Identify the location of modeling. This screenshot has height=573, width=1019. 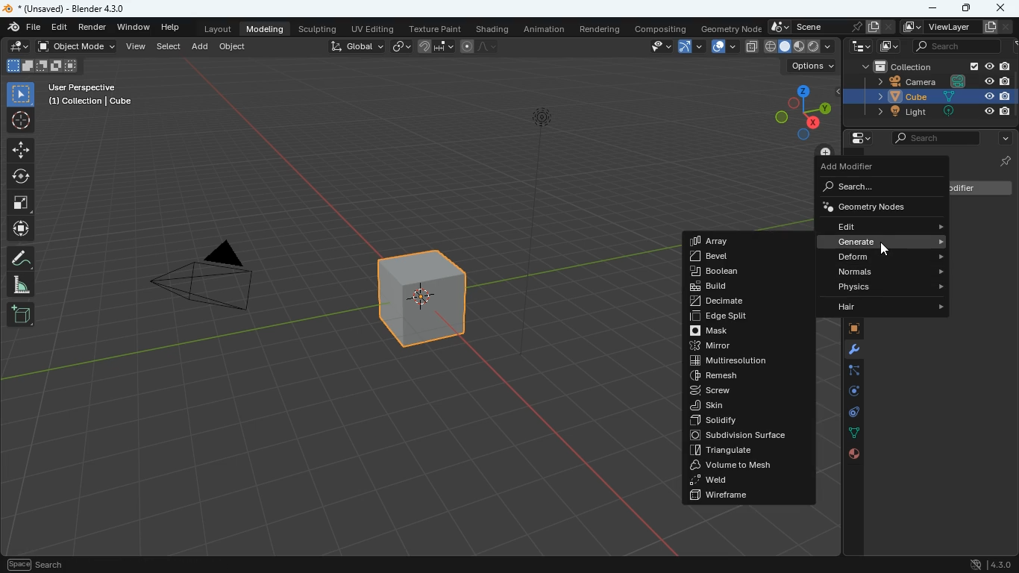
(268, 29).